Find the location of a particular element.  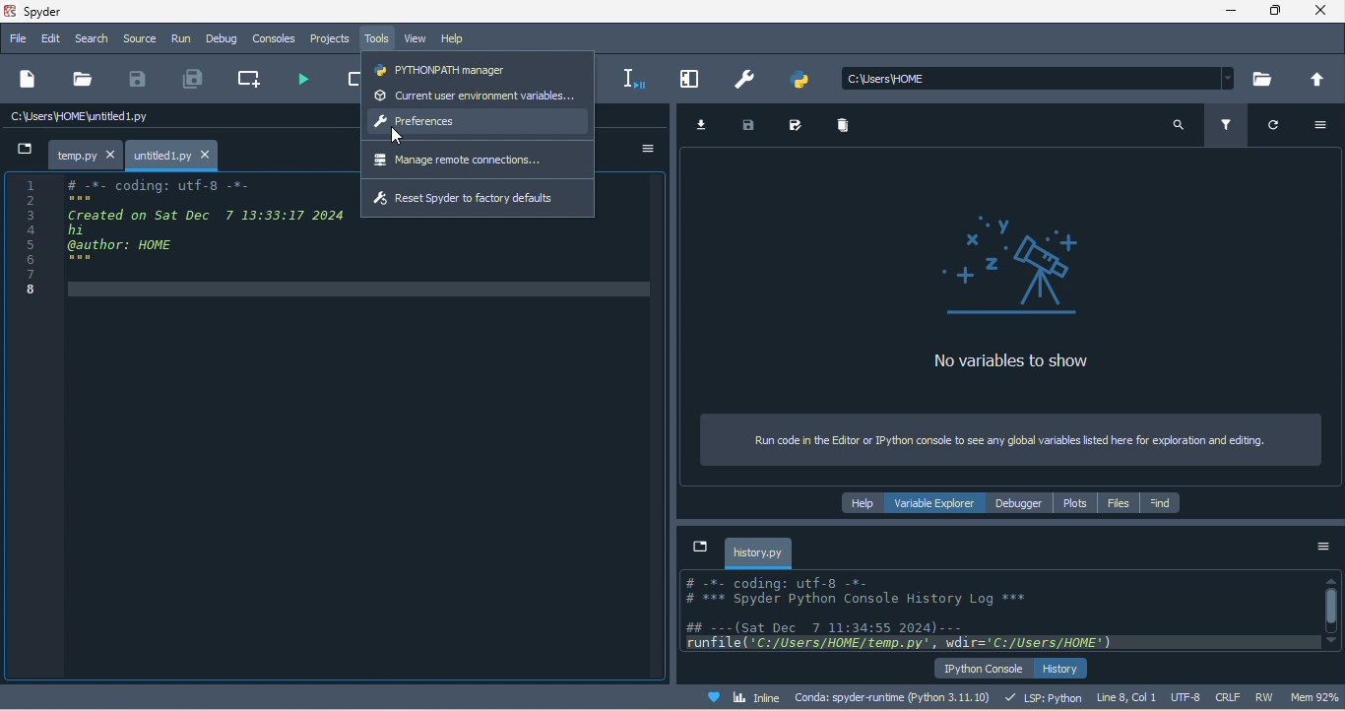

refresh is located at coordinates (1269, 128).